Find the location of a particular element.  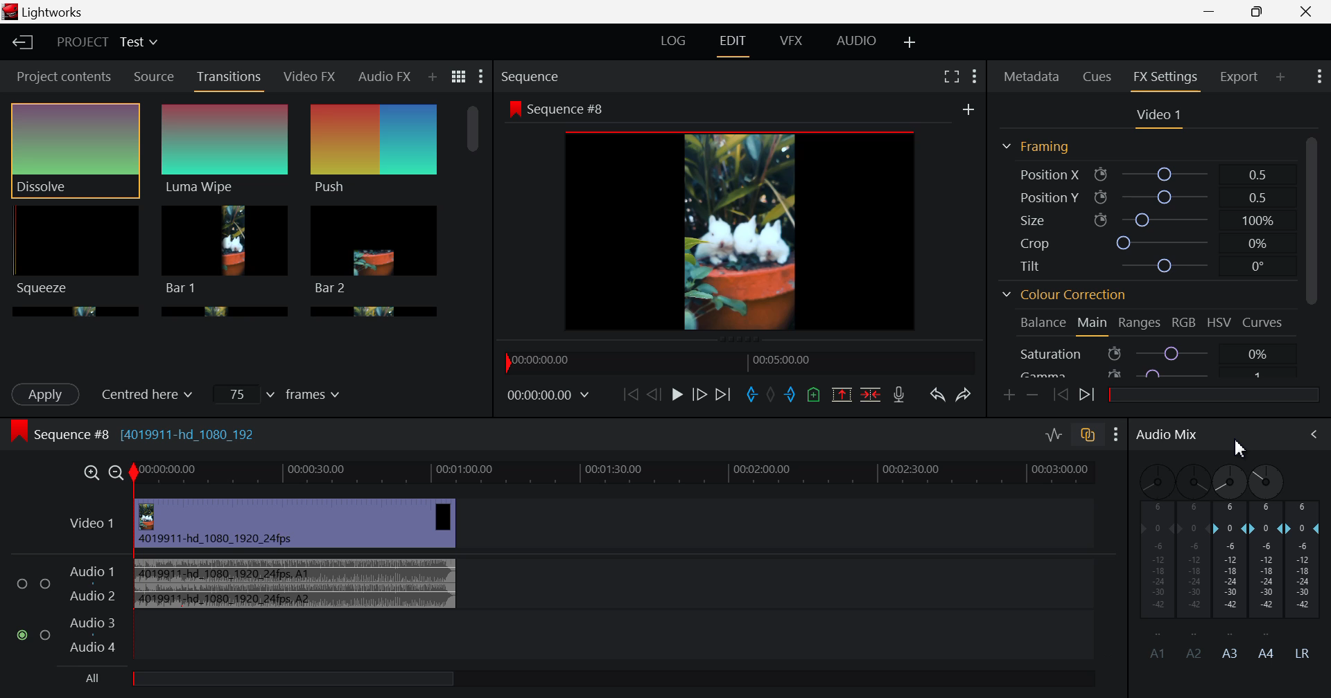

Centered here is located at coordinates (153, 393).